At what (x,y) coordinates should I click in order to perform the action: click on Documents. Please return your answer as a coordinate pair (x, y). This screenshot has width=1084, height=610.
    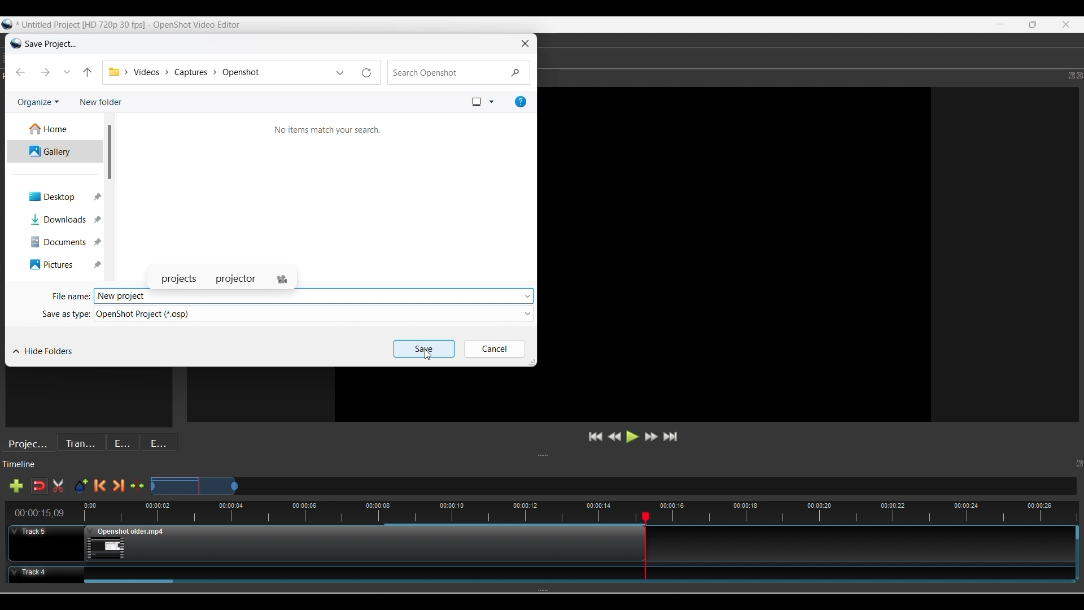
    Looking at the image, I should click on (58, 242).